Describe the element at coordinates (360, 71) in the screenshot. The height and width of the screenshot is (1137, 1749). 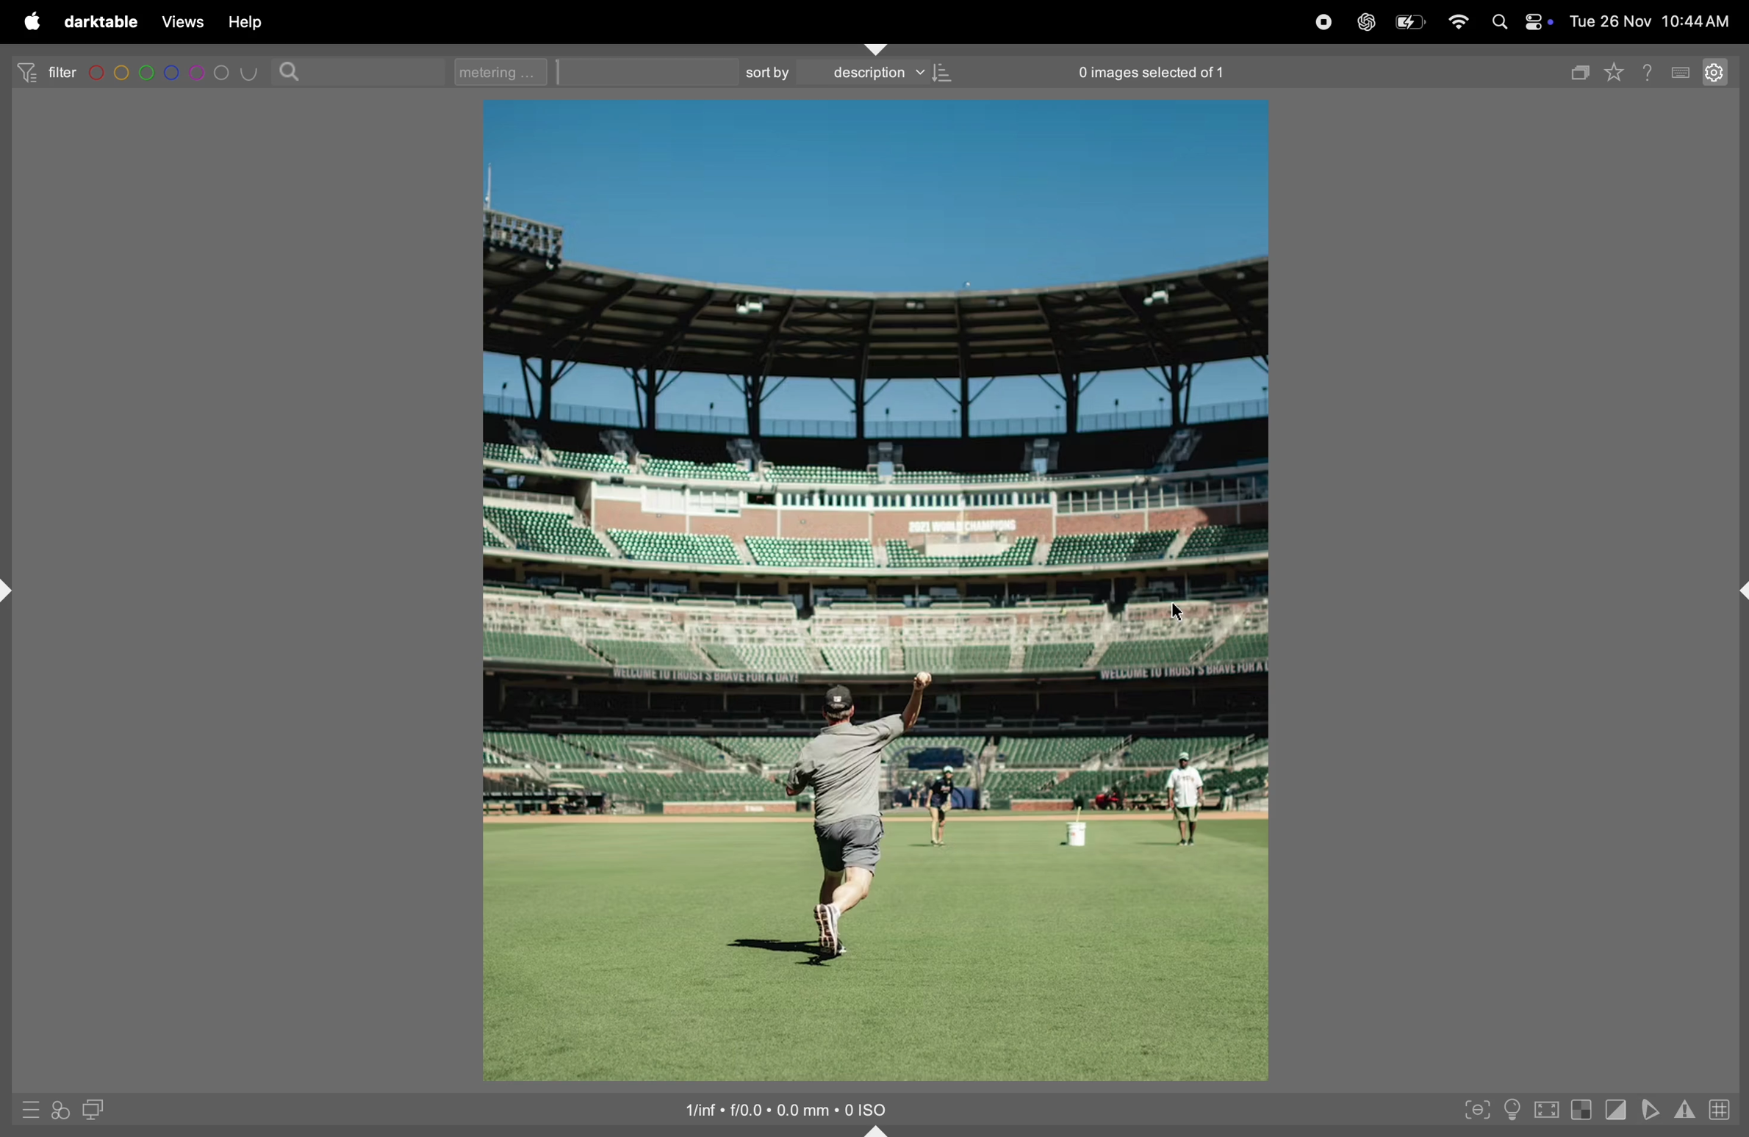
I see `search` at that location.